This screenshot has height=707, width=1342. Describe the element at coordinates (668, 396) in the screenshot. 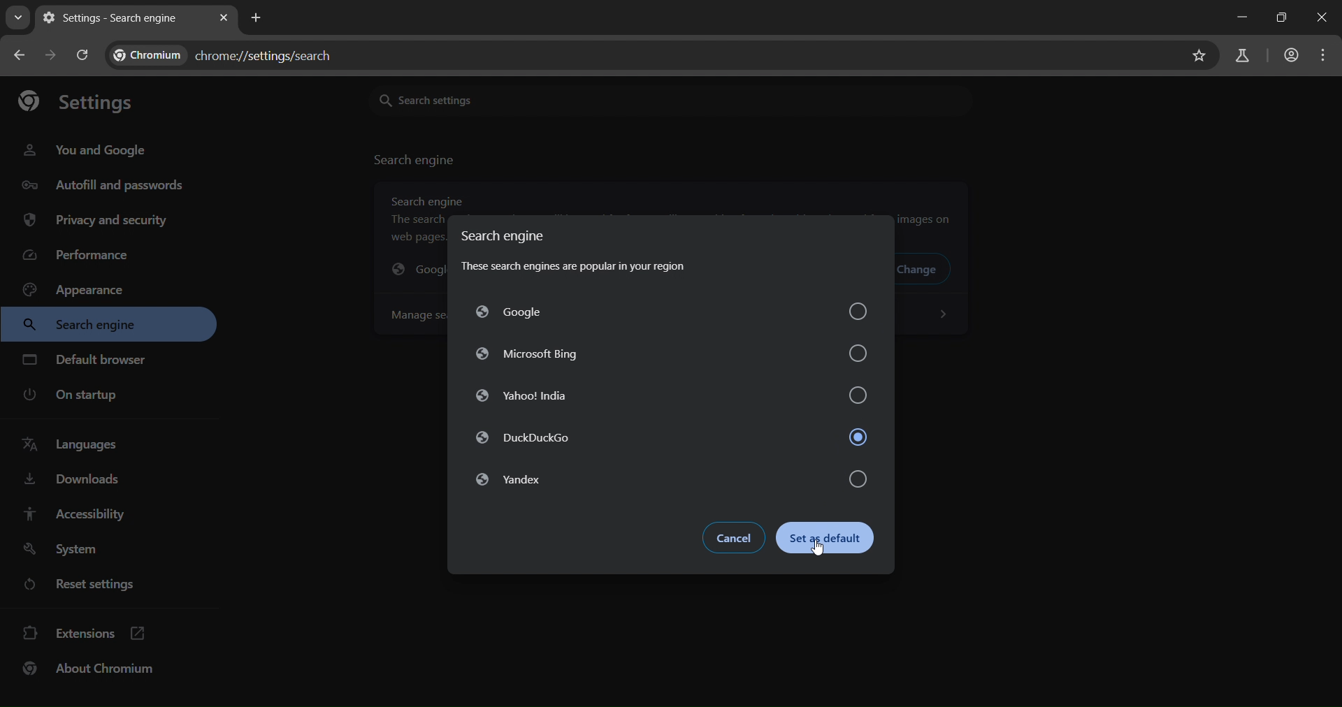

I see `Yahoo!India` at that location.